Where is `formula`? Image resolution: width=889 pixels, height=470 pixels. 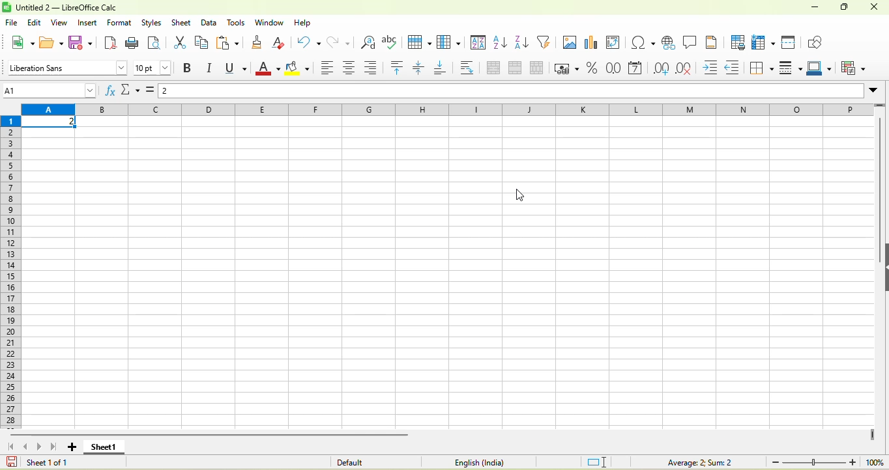
formula is located at coordinates (153, 93).